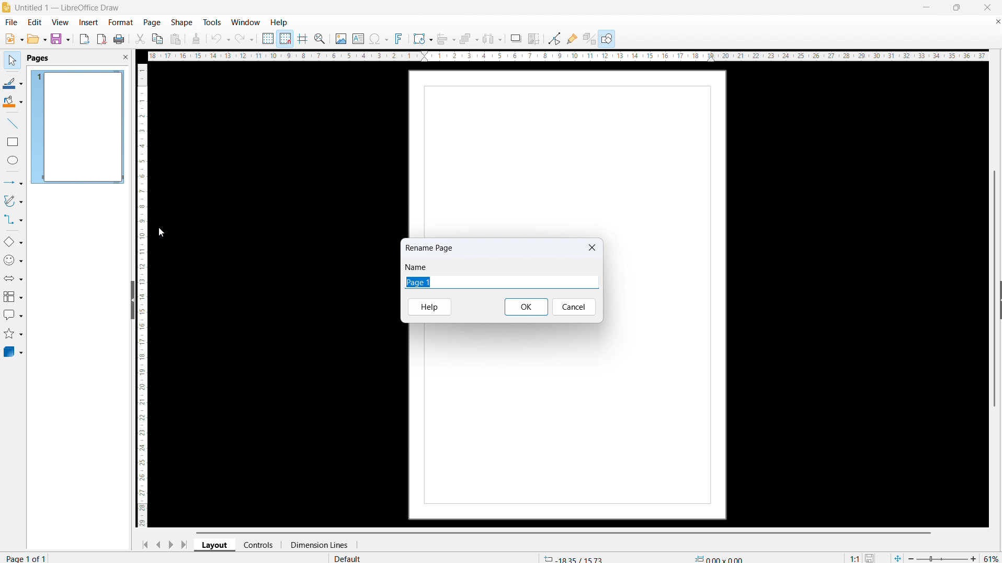 This screenshot has height=563, width=1002. I want to click on tools, so click(211, 22).